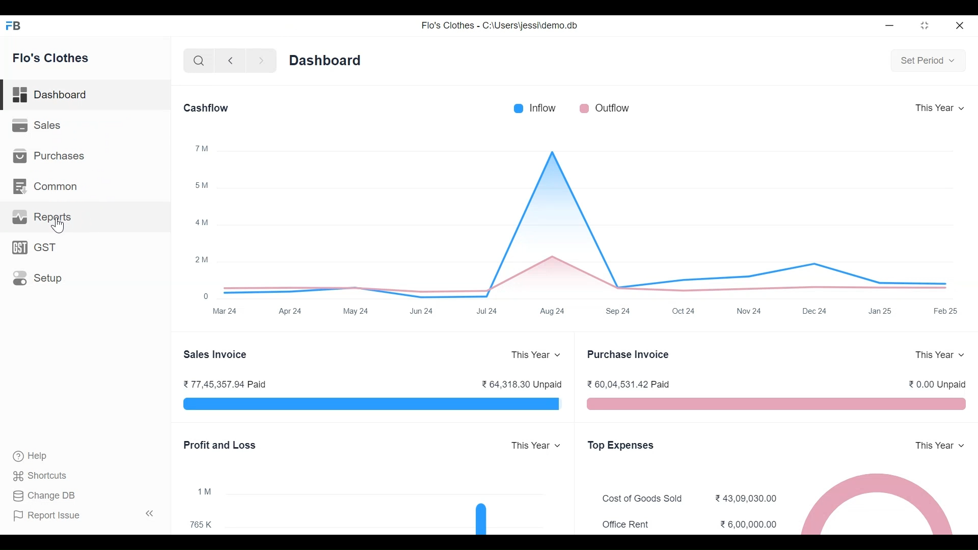 The width and height of the screenshot is (978, 550). Describe the element at coordinates (328, 60) in the screenshot. I see `Dashboard` at that location.